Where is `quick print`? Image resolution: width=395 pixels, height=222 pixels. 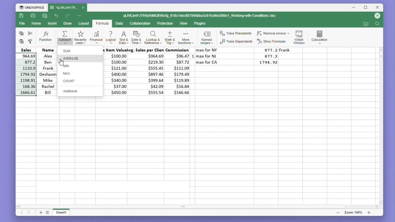
quick print is located at coordinates (44, 15).